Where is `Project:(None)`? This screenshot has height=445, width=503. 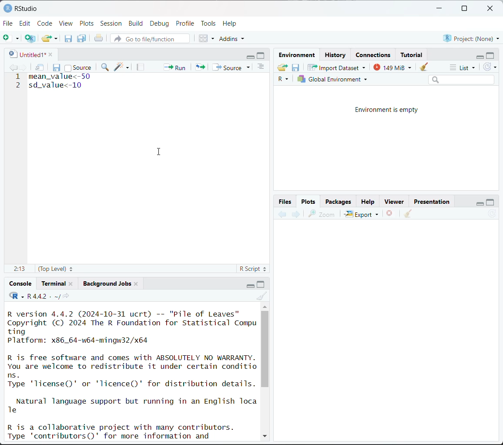 Project:(None) is located at coordinates (471, 37).